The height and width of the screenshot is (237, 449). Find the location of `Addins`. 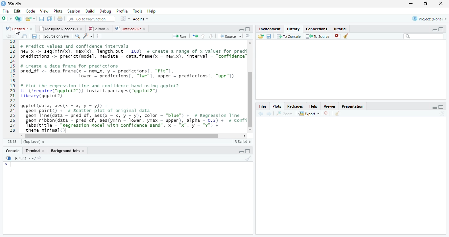

Addins is located at coordinates (141, 19).